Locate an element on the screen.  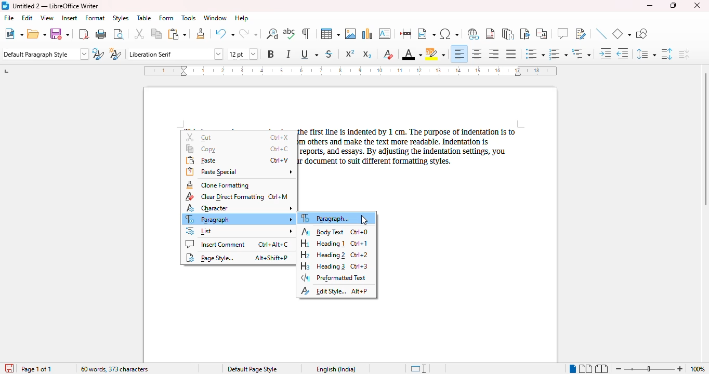
export directly as PDF is located at coordinates (83, 34).